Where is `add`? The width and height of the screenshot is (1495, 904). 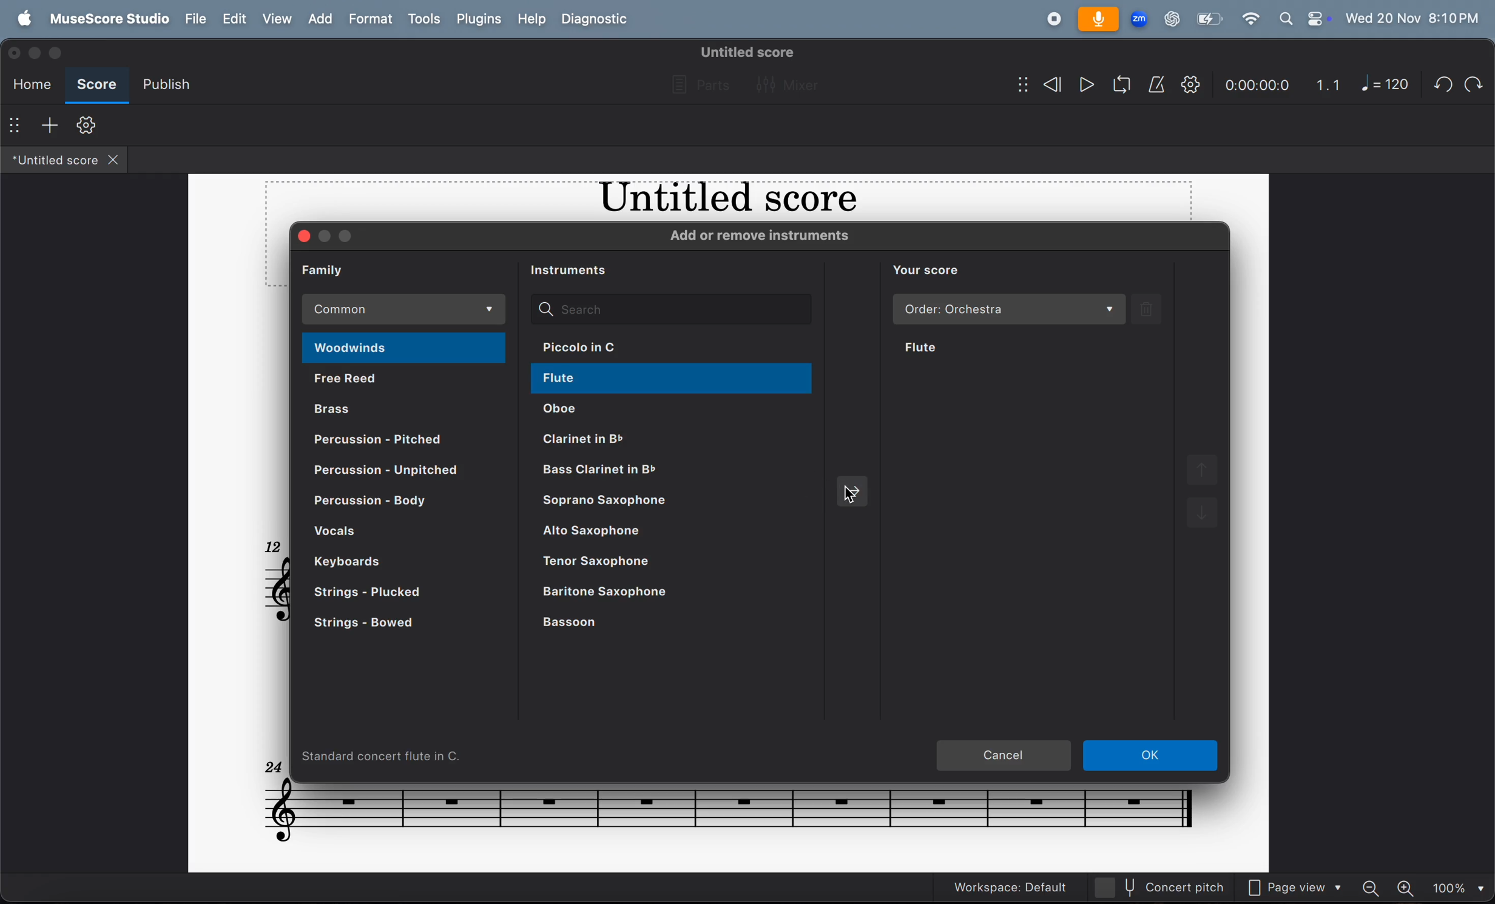 add is located at coordinates (51, 124).